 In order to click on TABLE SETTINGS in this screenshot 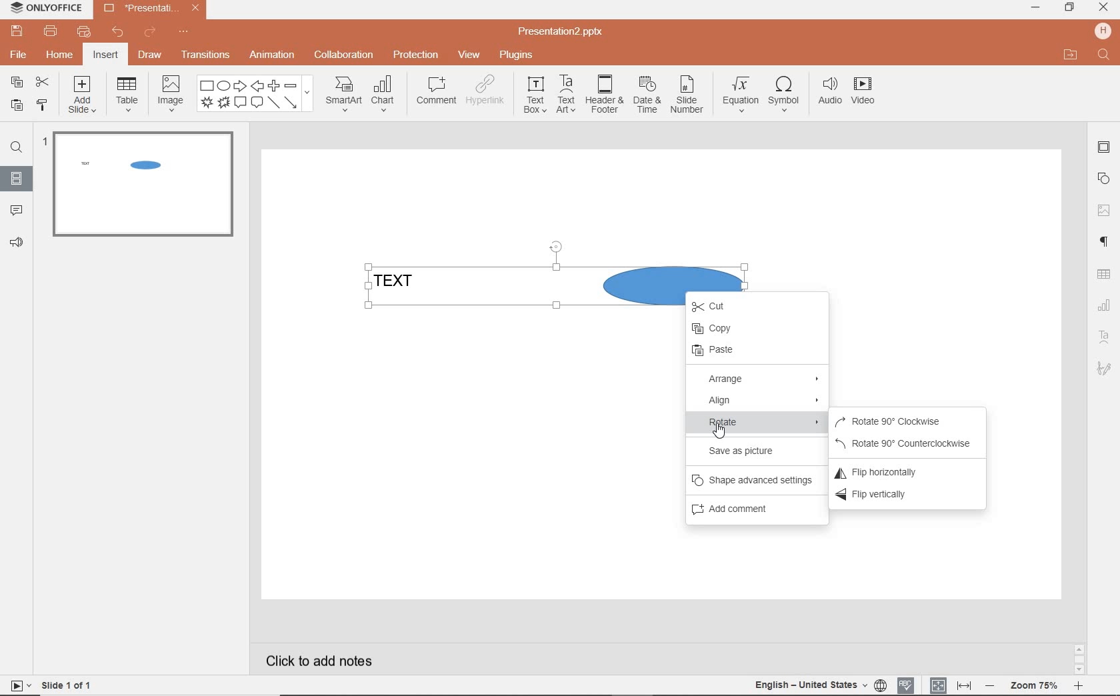, I will do `click(1104, 275)`.